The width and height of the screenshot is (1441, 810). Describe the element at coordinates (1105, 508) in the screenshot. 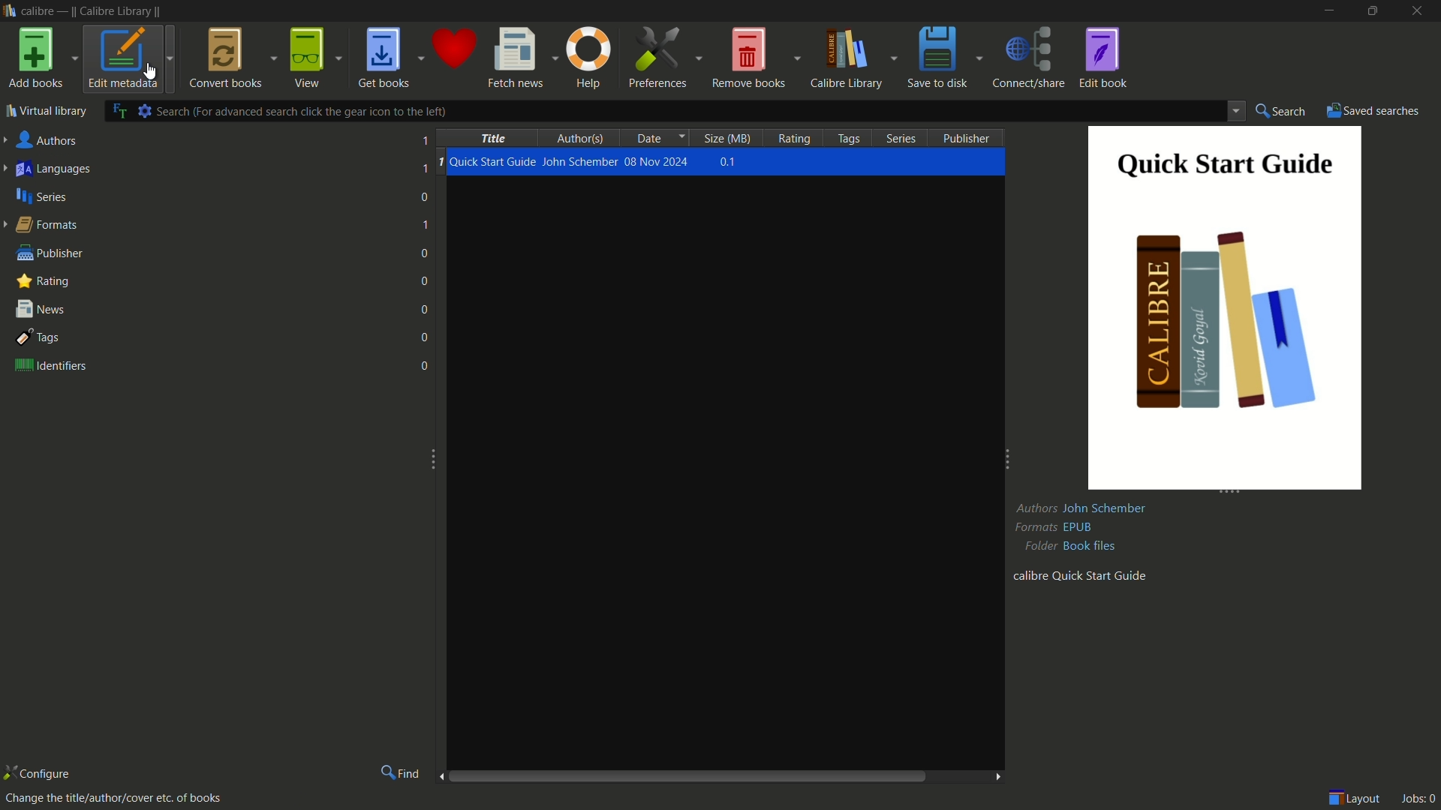

I see `John Schember` at that location.